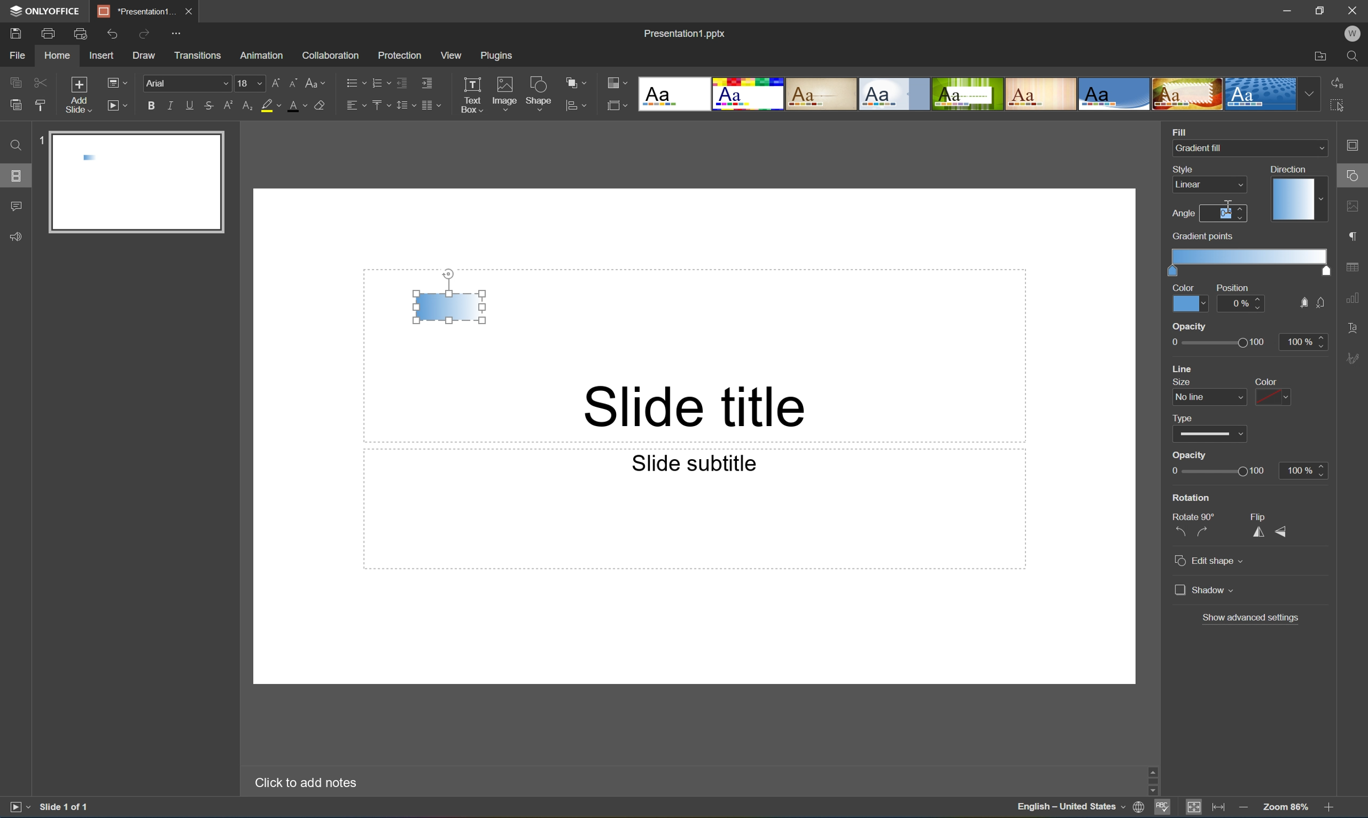 This screenshot has height=818, width=1368. Describe the element at coordinates (499, 55) in the screenshot. I see `Plugins` at that location.